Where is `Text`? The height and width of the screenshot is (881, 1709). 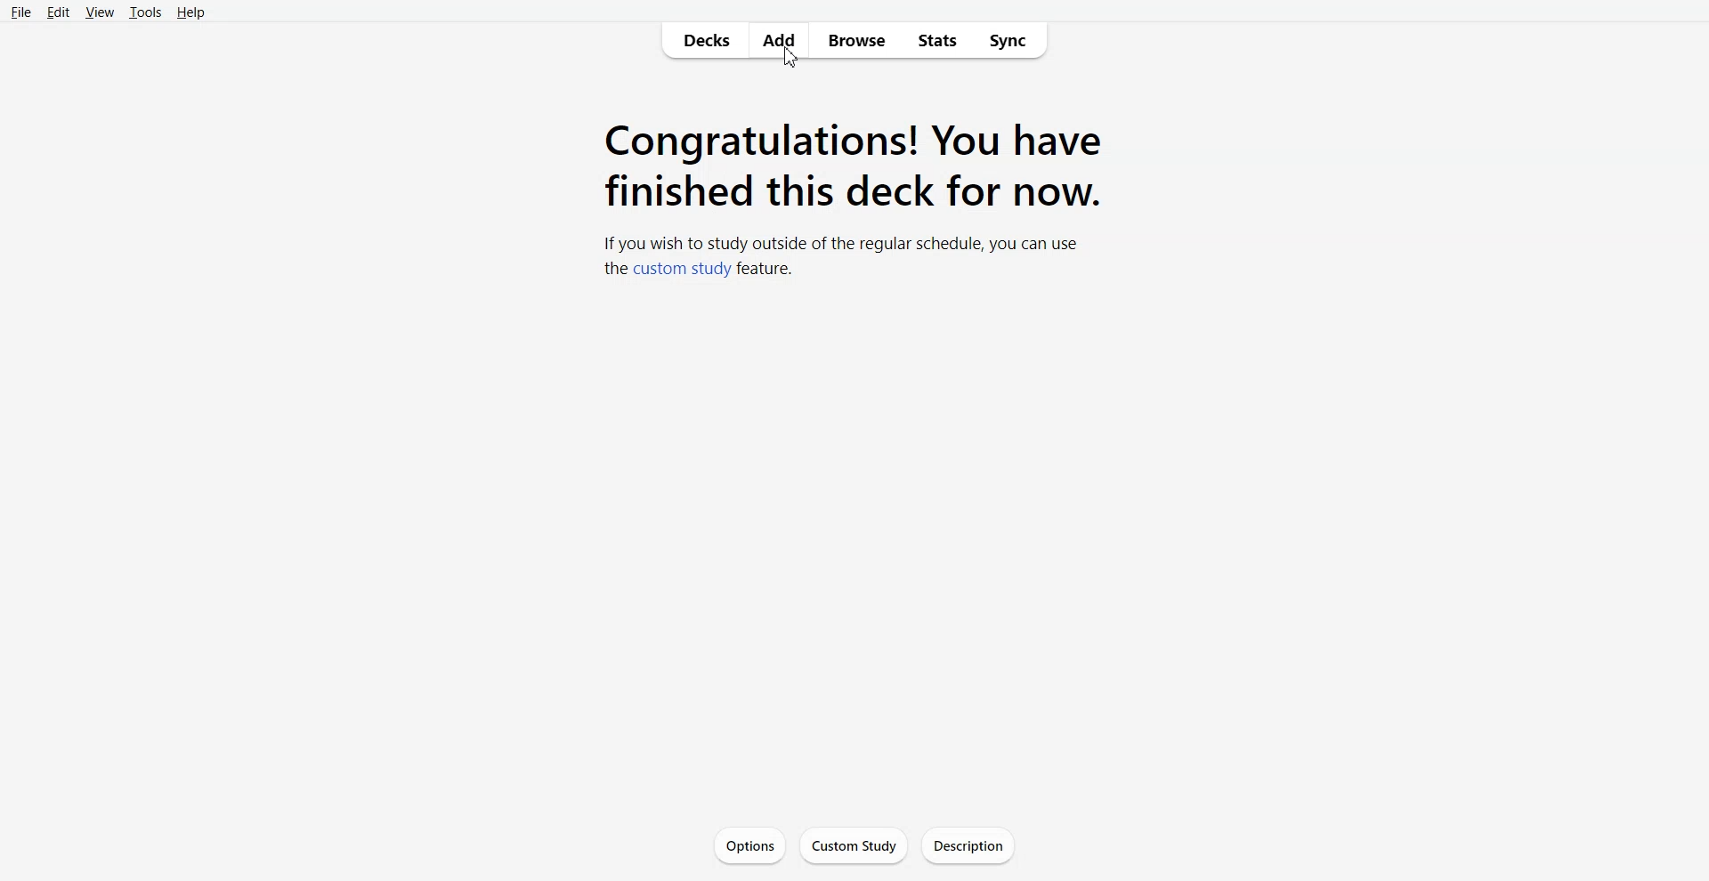
Text is located at coordinates (852, 166).